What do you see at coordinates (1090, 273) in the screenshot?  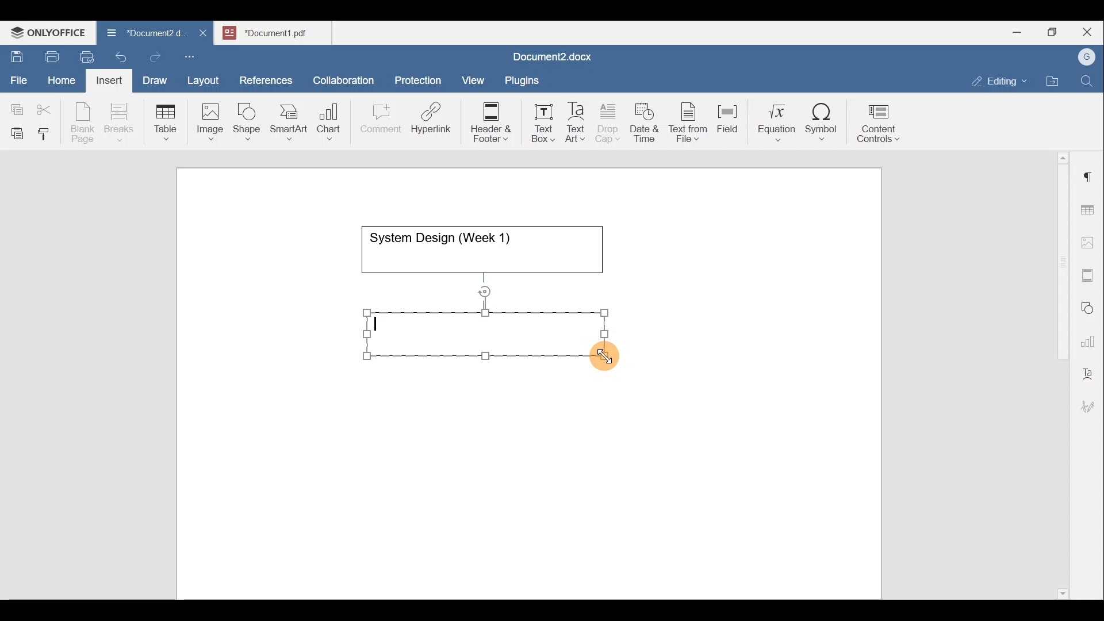 I see `Headers & footers` at bounding box center [1090, 273].